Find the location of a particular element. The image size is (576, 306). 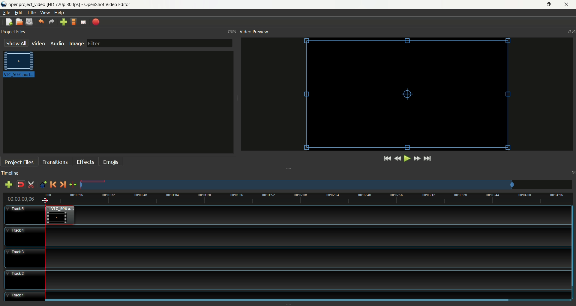

edit is located at coordinates (18, 13).